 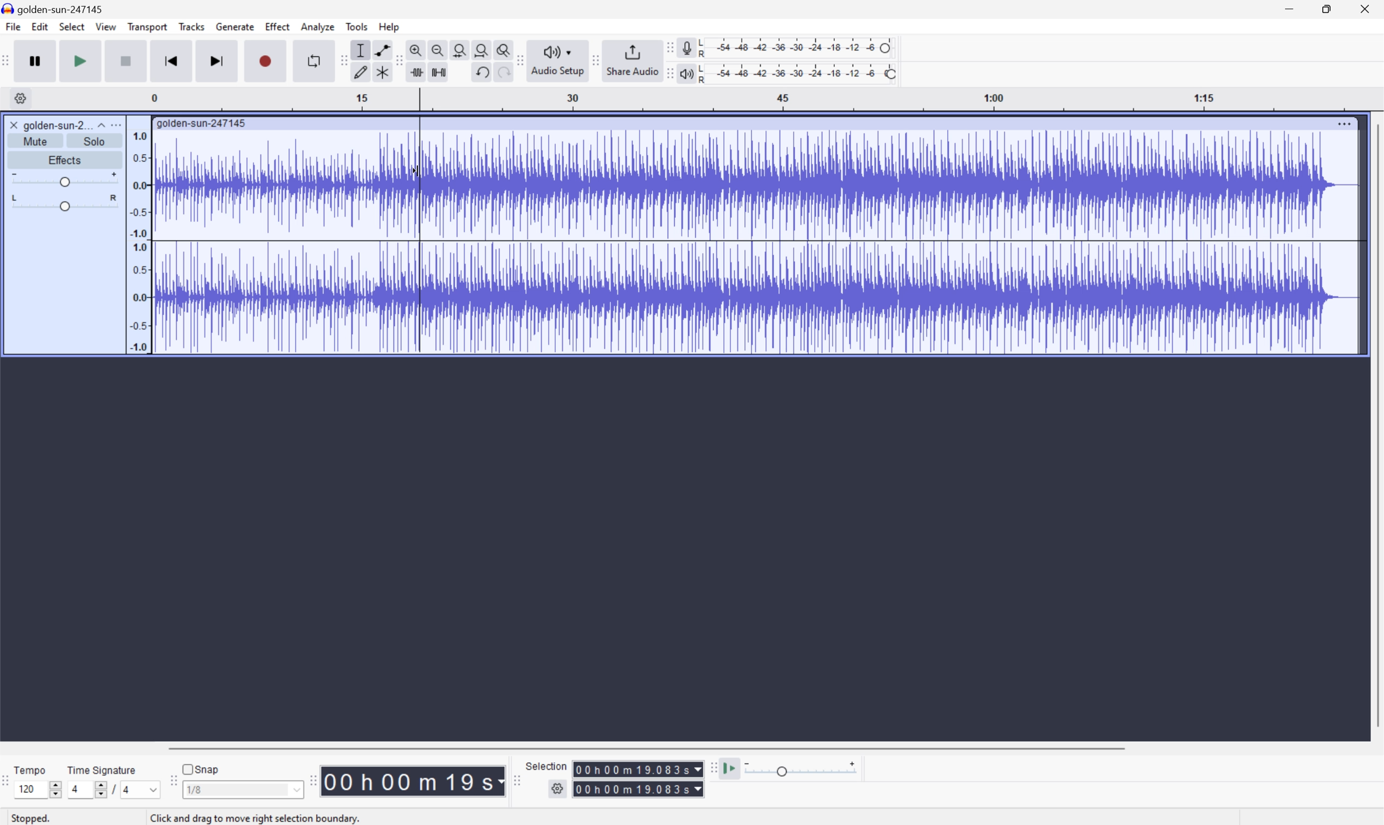 I want to click on Audio setup, so click(x=559, y=59).